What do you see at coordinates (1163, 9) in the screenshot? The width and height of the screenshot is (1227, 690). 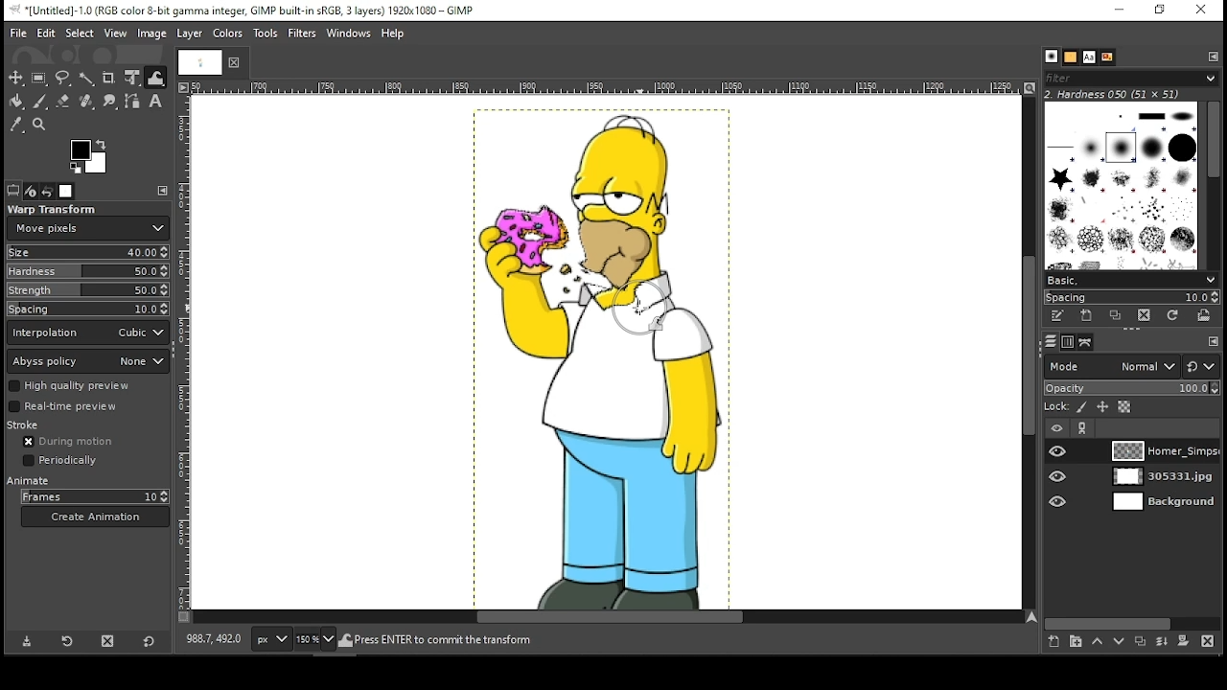 I see `restore` at bounding box center [1163, 9].